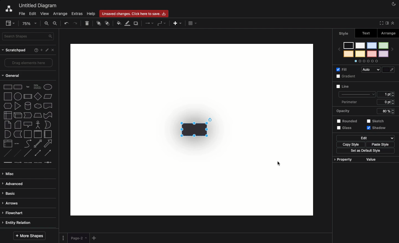 The image size is (399, 243). Describe the element at coordinates (342, 34) in the screenshot. I see `Style` at that location.